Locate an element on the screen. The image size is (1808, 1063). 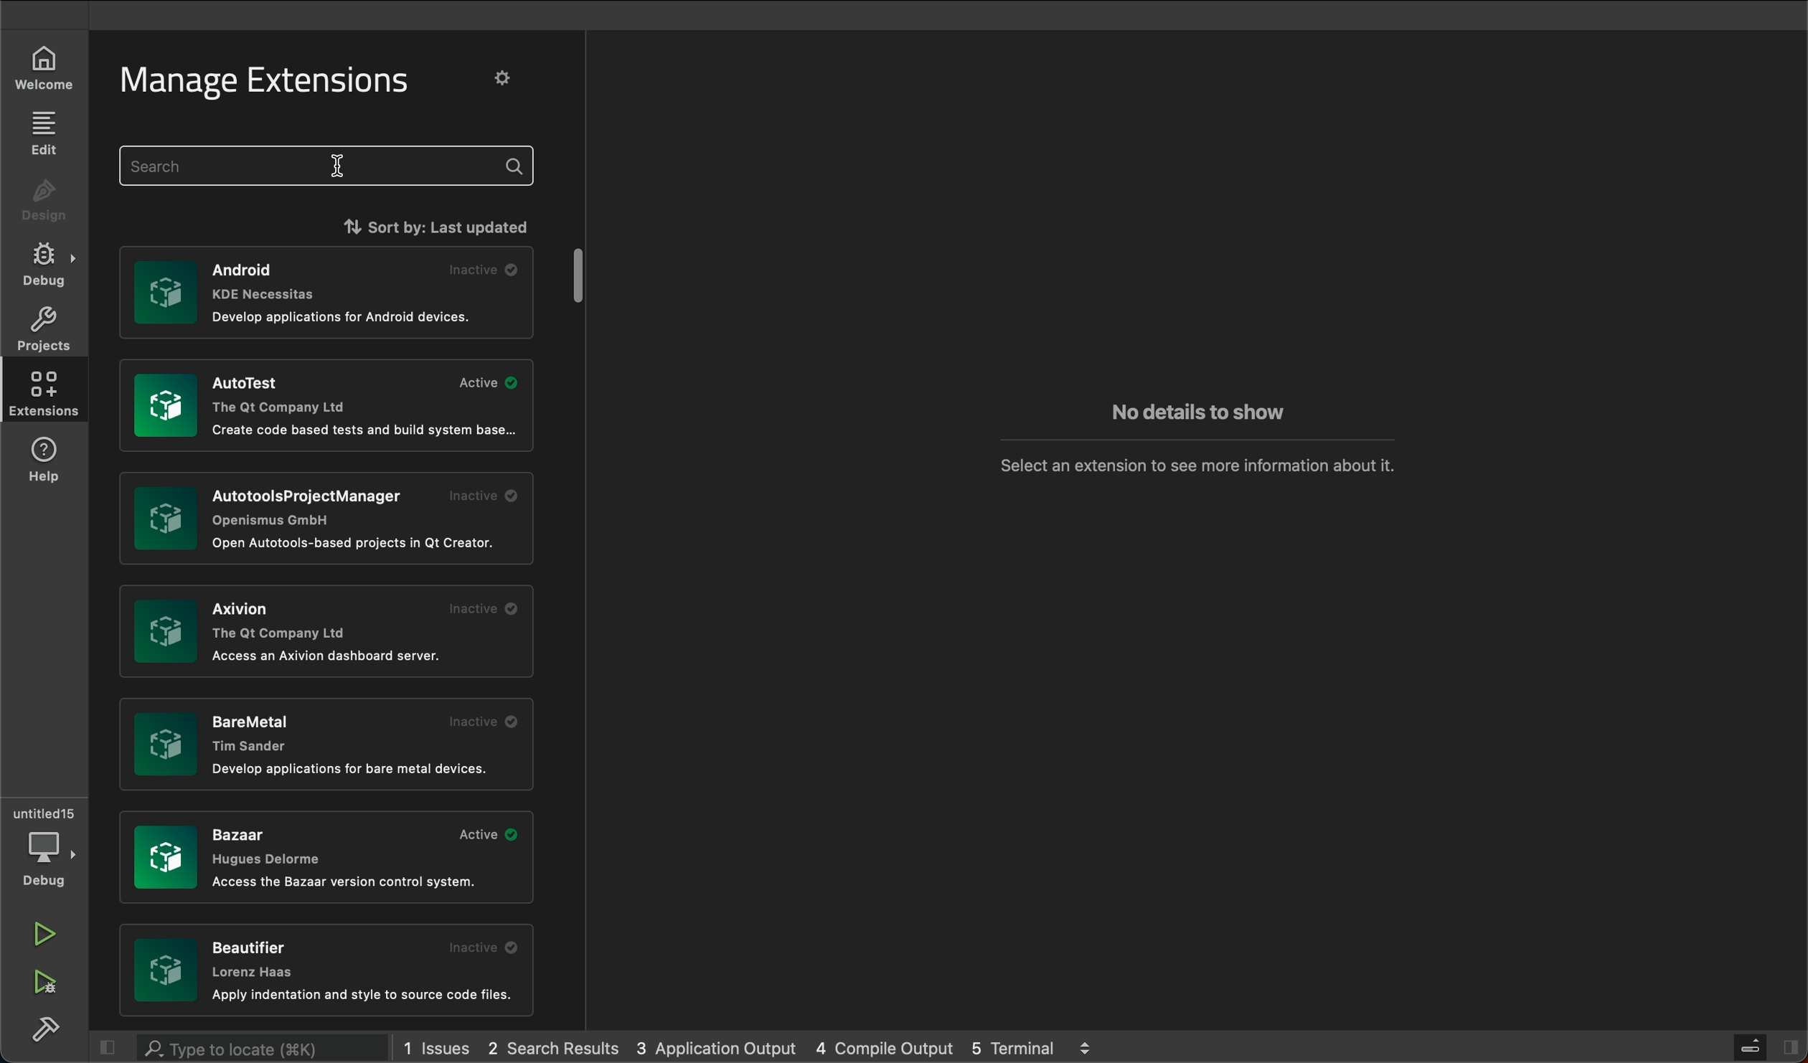
extension text is located at coordinates (367, 430).